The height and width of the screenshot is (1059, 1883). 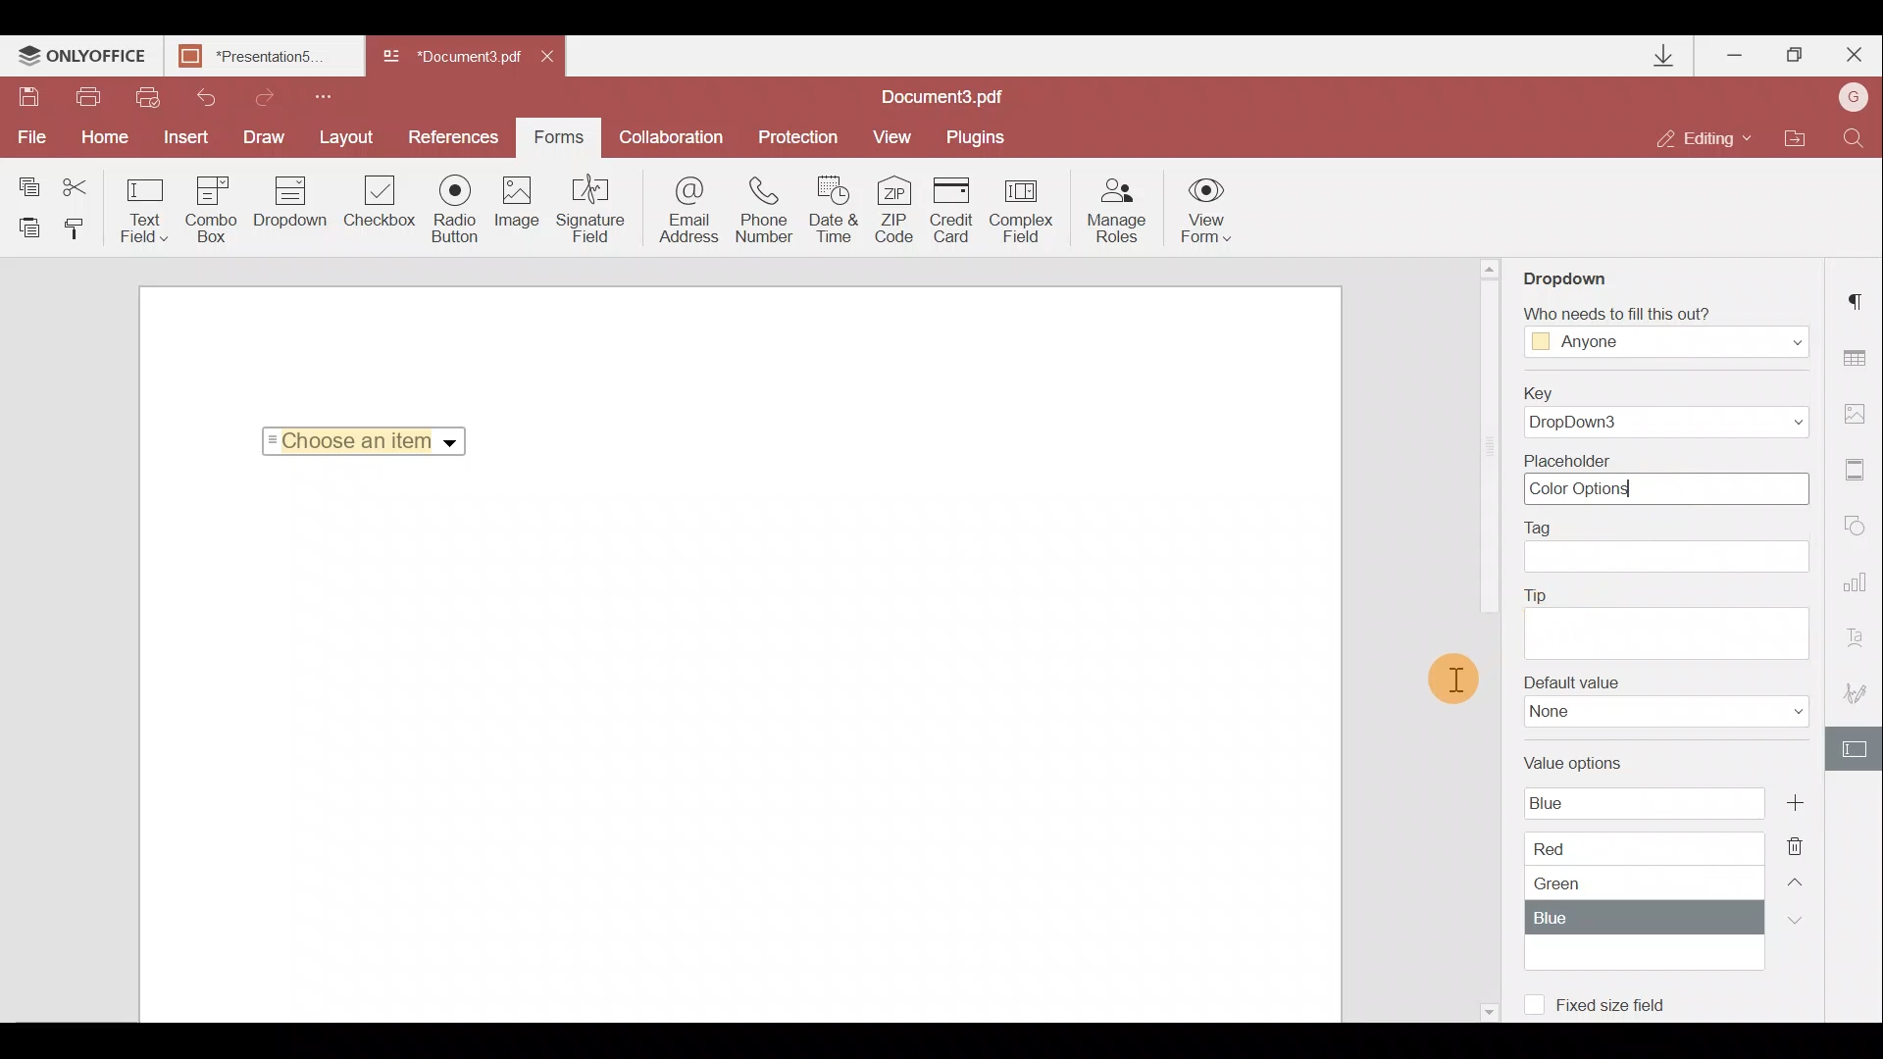 What do you see at coordinates (593, 213) in the screenshot?
I see `Signature field` at bounding box center [593, 213].